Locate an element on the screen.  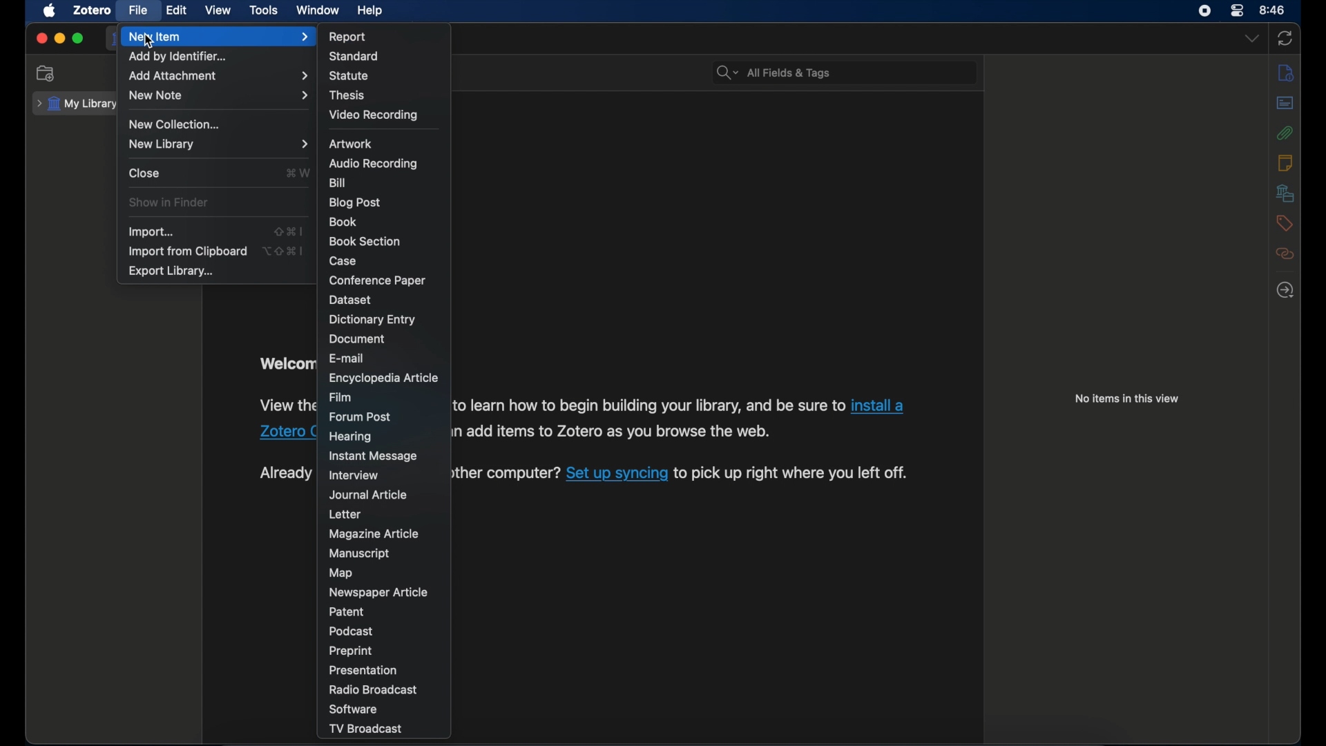
journal article is located at coordinates (368, 495).